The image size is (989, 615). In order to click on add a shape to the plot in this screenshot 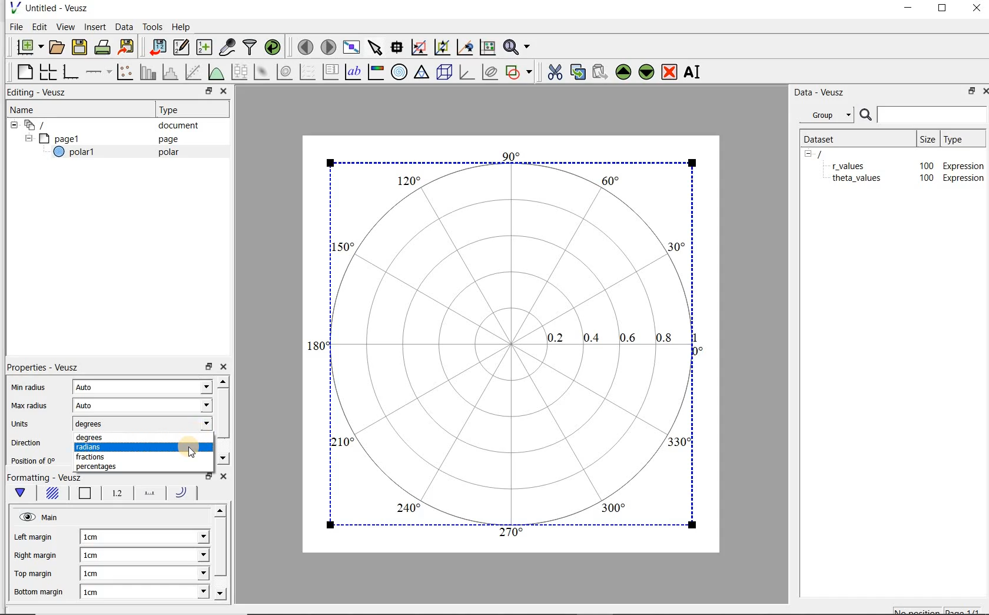, I will do `click(520, 71)`.